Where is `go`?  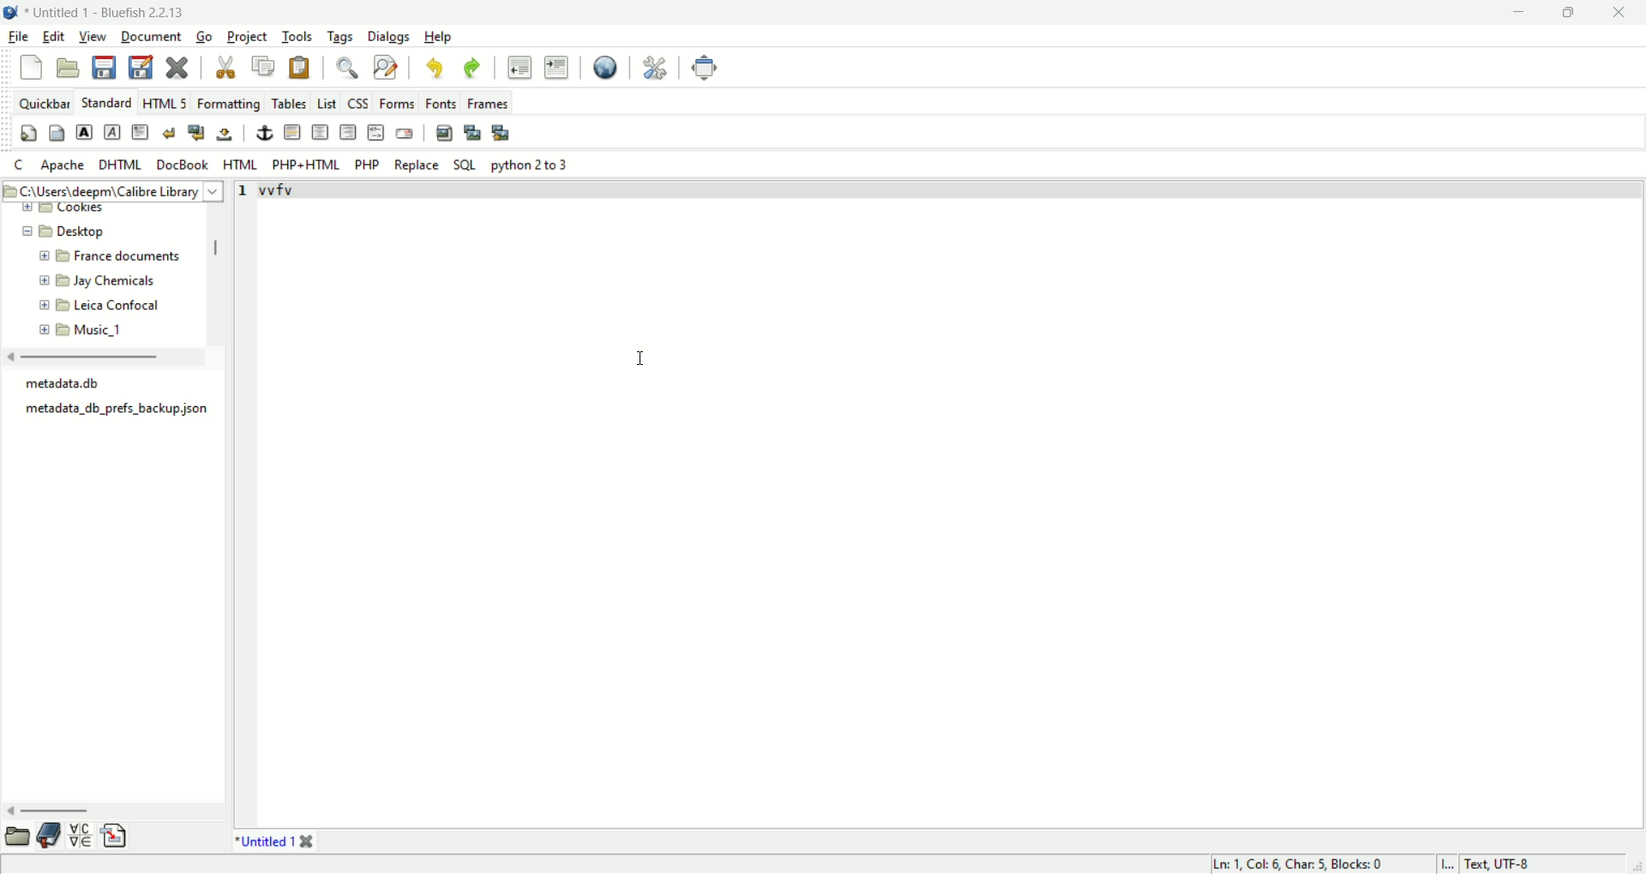
go is located at coordinates (203, 36).